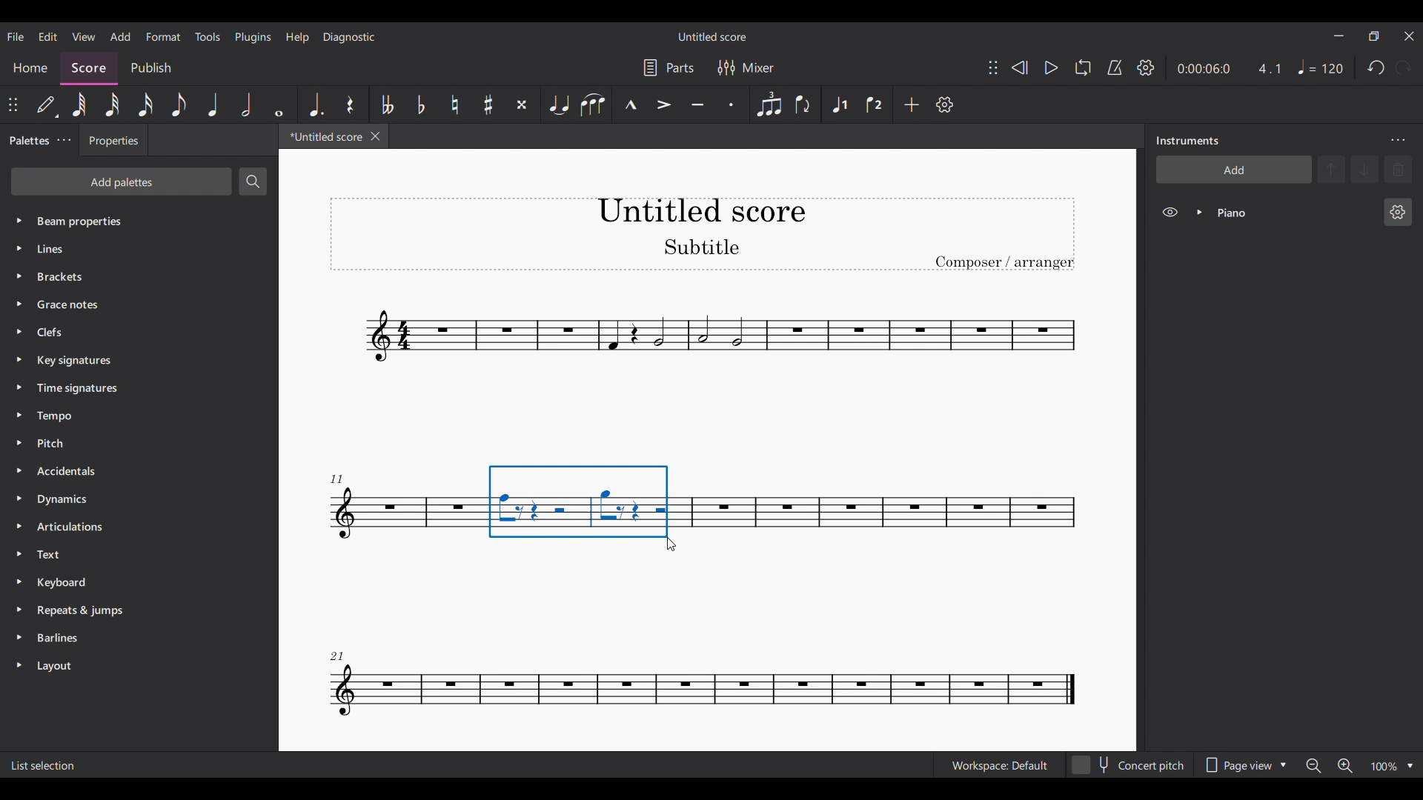  I want to click on Tenuto, so click(697, 104).